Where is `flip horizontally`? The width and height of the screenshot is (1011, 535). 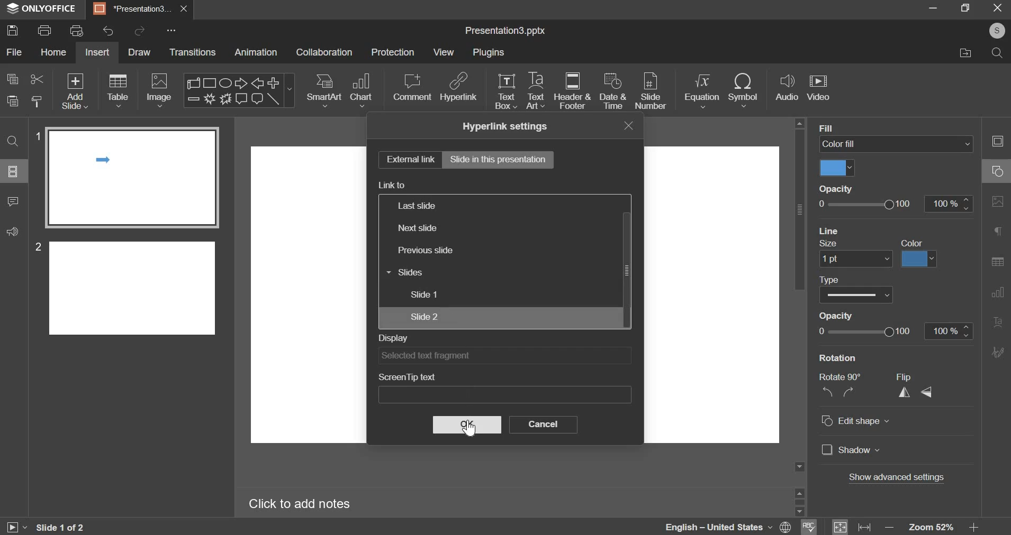
flip horizontally is located at coordinates (905, 392).